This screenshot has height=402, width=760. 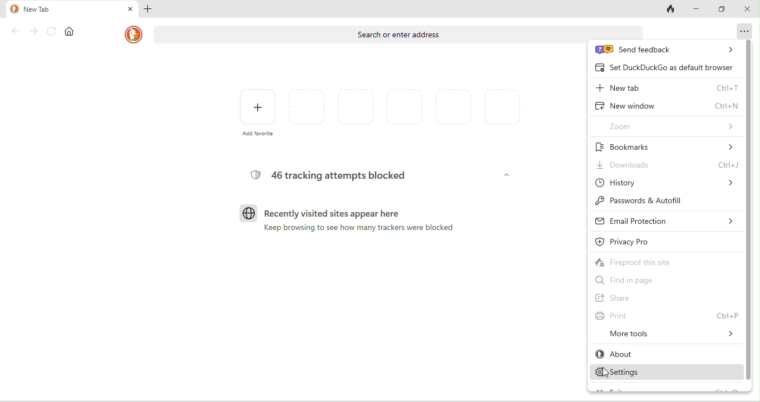 I want to click on set duck duck go as default browser, so click(x=664, y=66).